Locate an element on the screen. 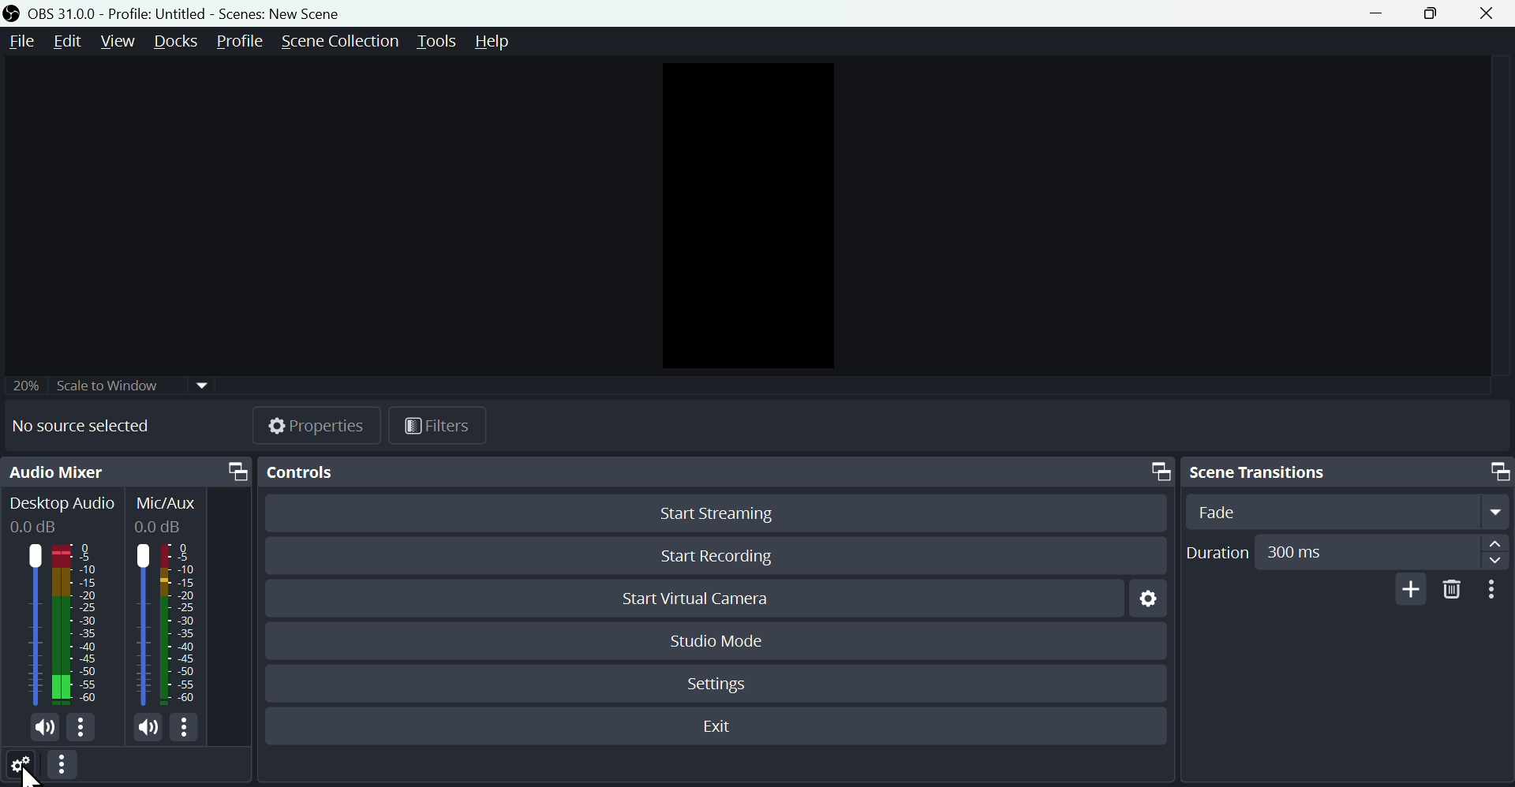 This screenshot has height=787, width=1515. More options is located at coordinates (65, 770).